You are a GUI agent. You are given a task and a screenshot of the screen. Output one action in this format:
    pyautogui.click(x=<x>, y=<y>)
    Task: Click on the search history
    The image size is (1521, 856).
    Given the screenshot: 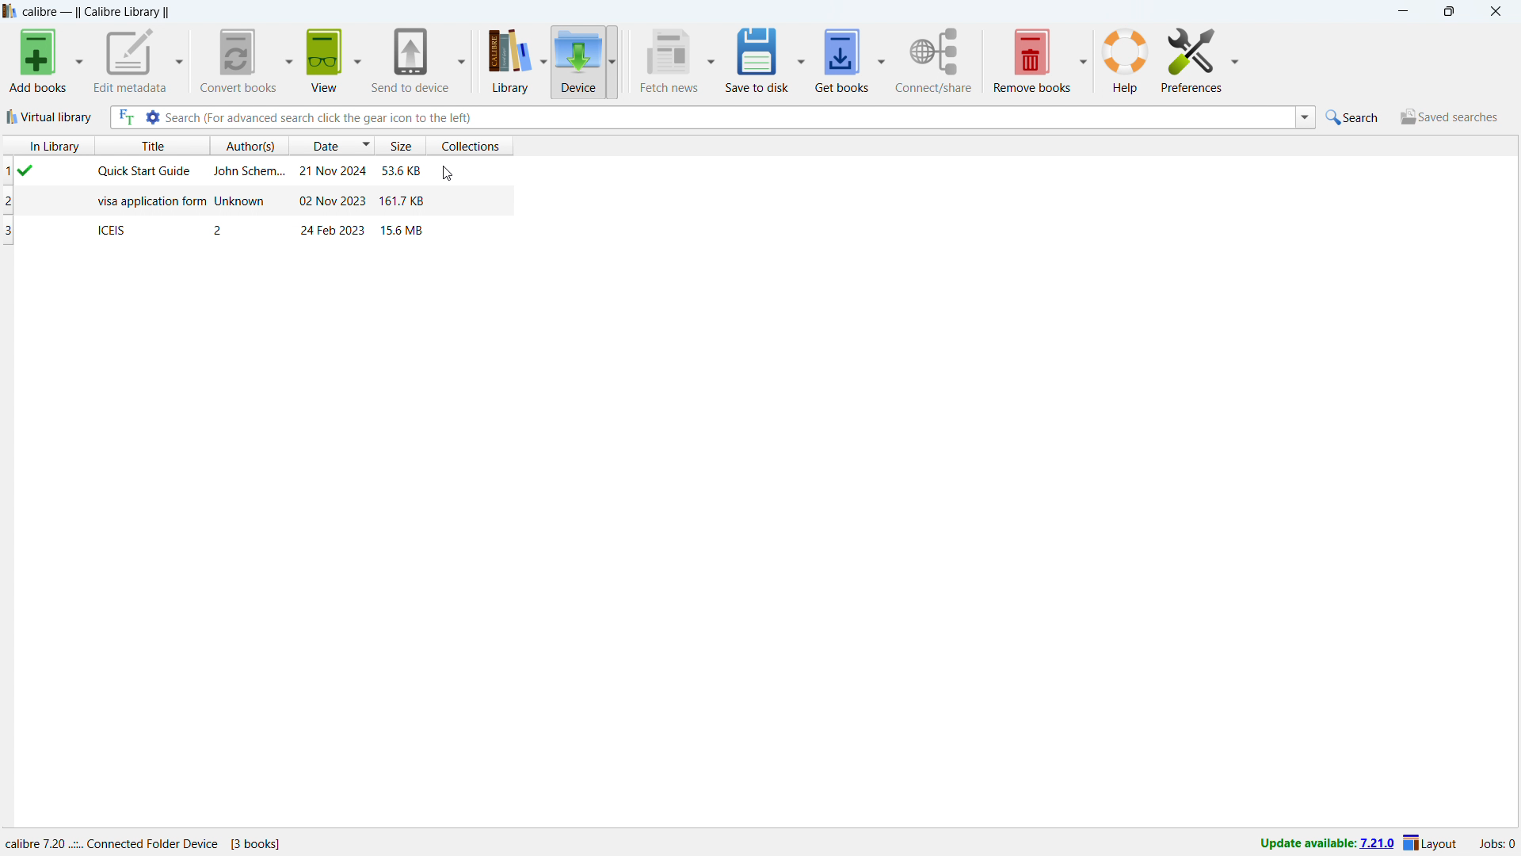 What is the action you would take?
    pyautogui.click(x=1305, y=117)
    